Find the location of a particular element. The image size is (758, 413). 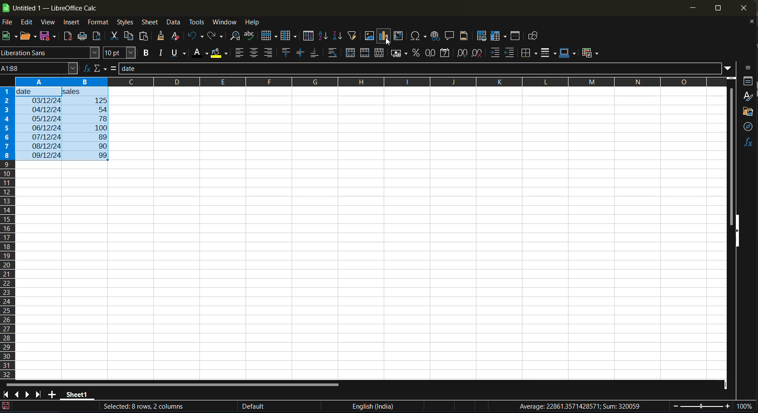

app name and file name is located at coordinates (51, 7).